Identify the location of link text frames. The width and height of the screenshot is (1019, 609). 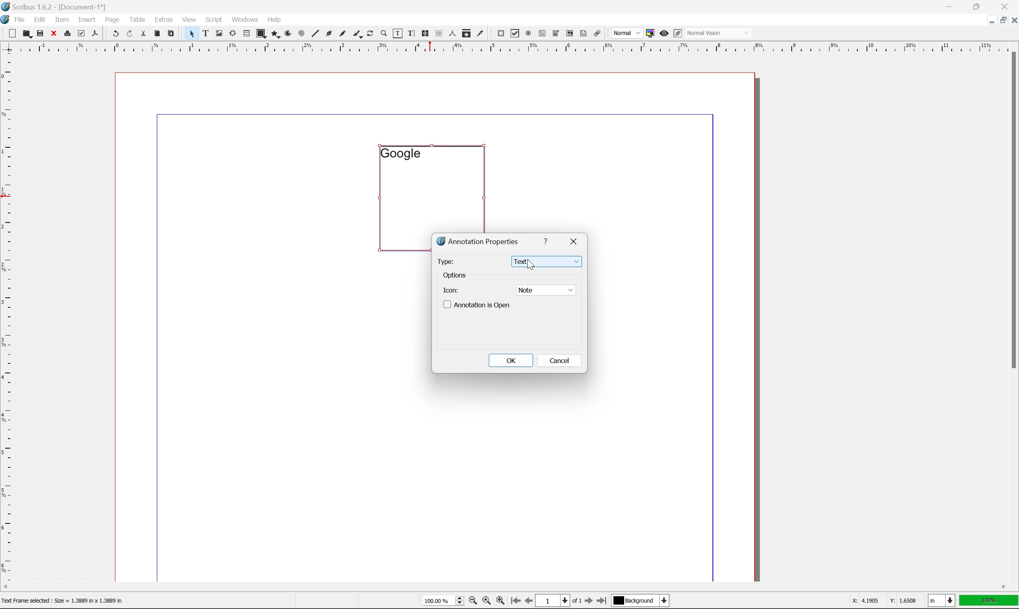
(424, 34).